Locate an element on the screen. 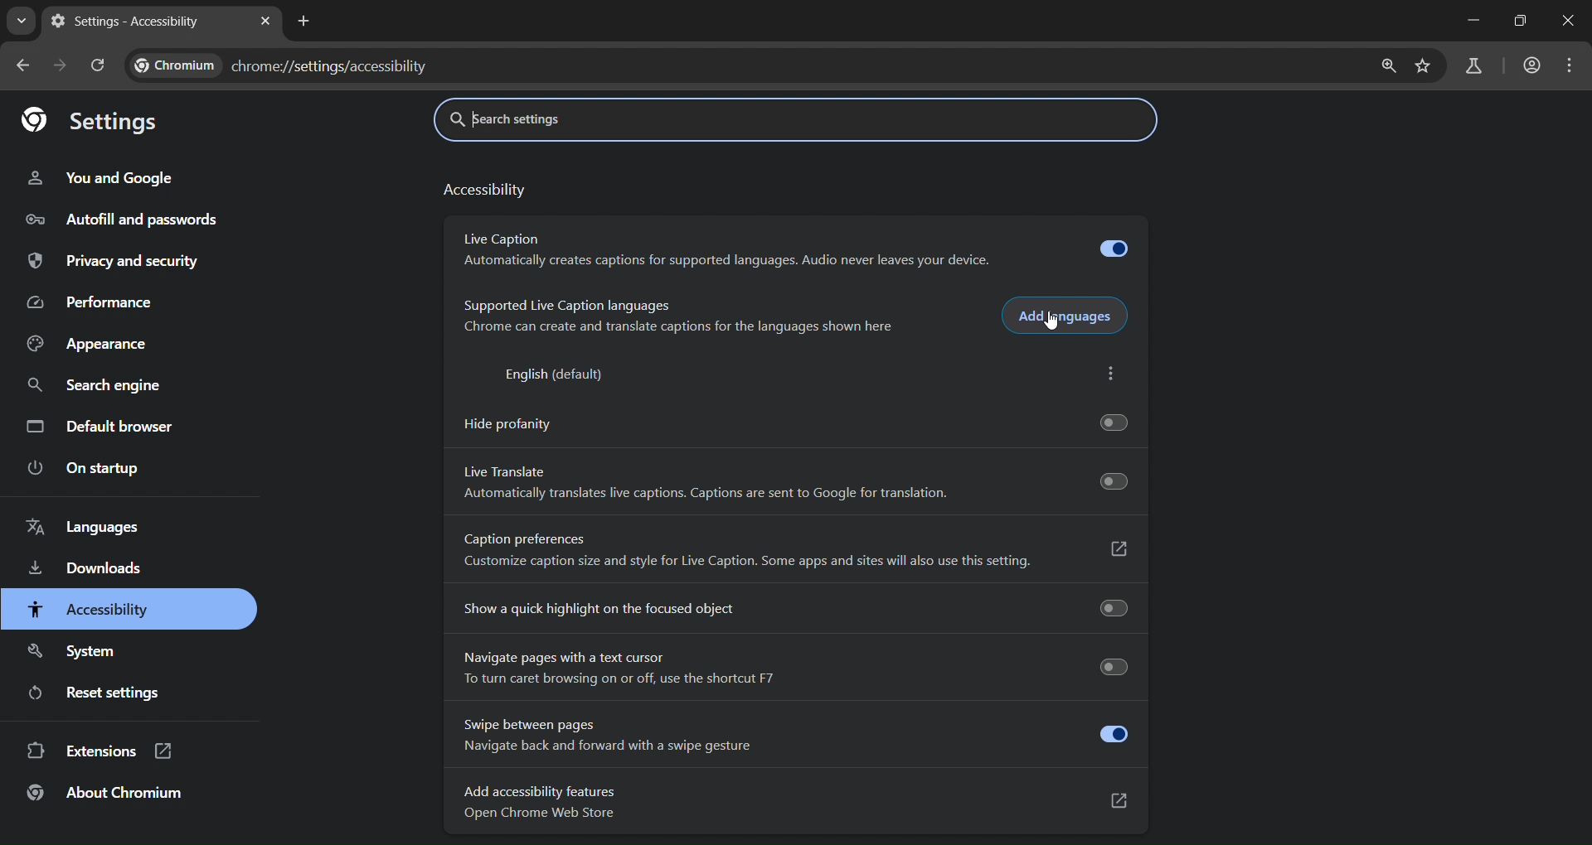  settings - accessibility is located at coordinates (129, 23).